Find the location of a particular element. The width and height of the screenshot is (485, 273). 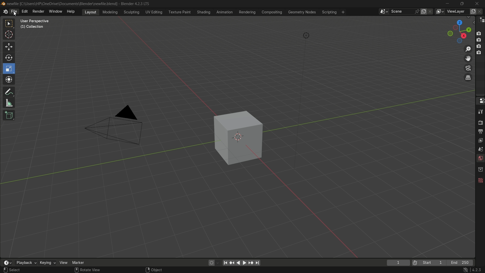

zoom in/out is located at coordinates (468, 48).